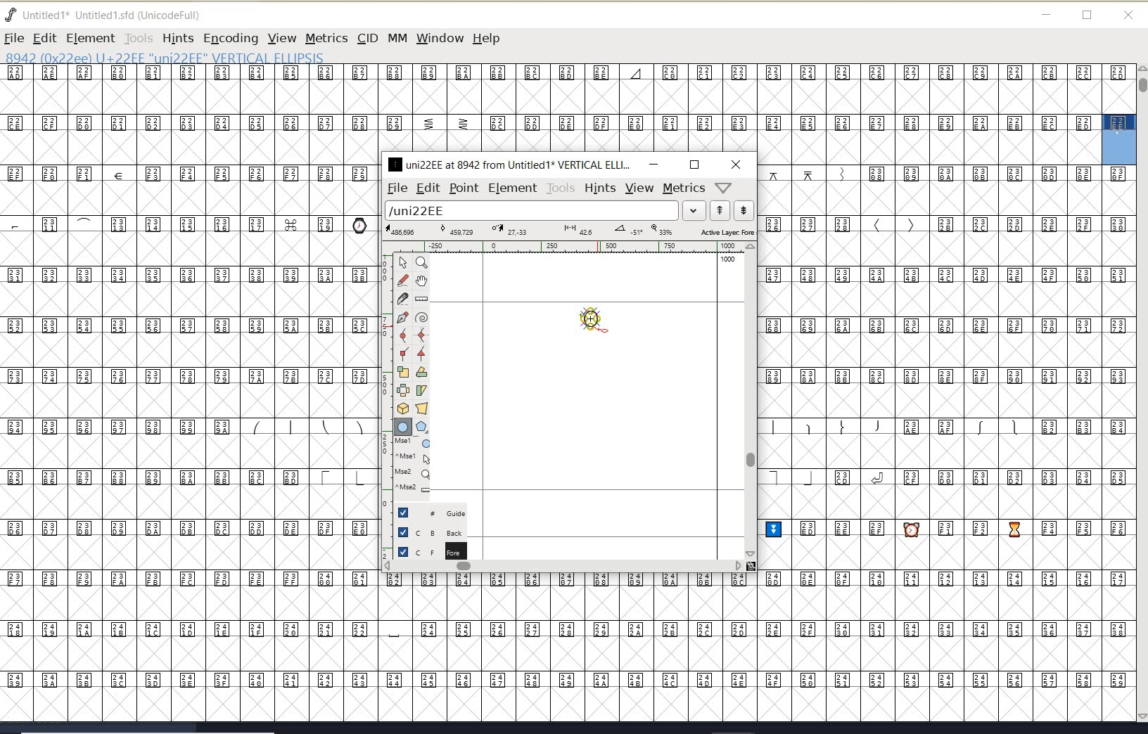 This screenshot has height=734, width=1148. I want to click on add a curve point, so click(406, 335).